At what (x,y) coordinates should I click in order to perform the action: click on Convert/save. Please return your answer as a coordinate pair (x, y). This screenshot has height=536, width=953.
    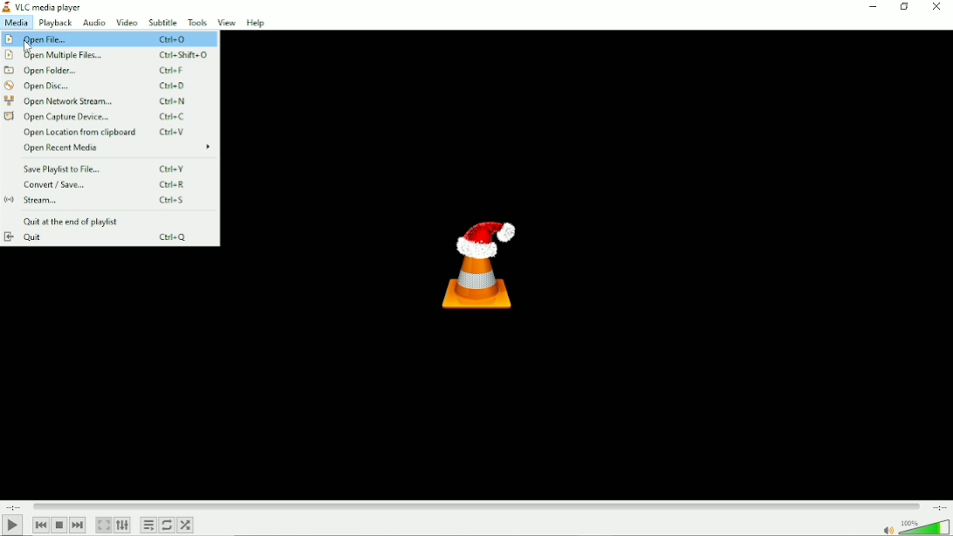
    Looking at the image, I should click on (103, 185).